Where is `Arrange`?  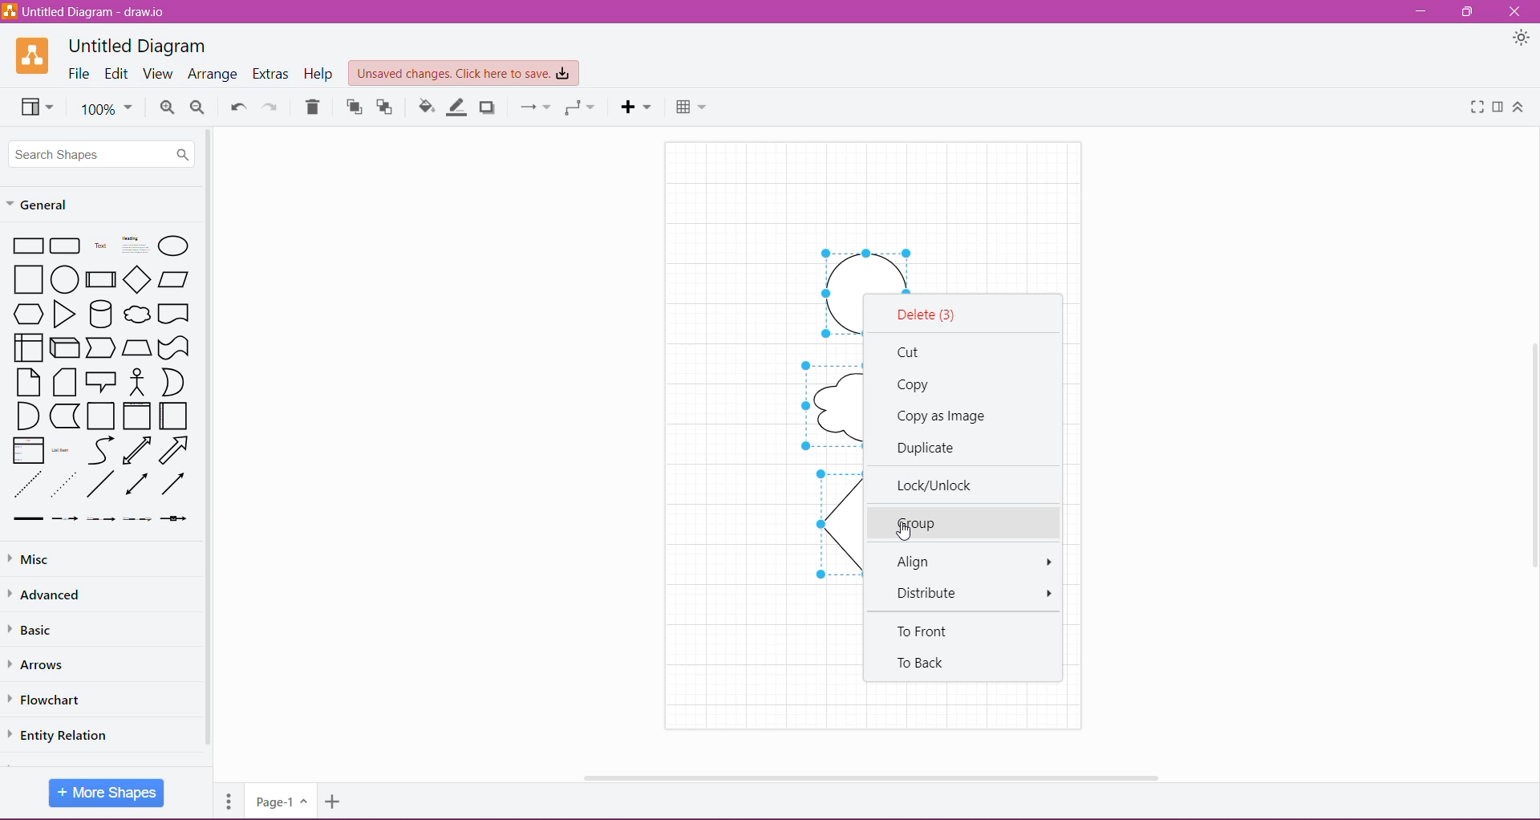
Arrange is located at coordinates (213, 75).